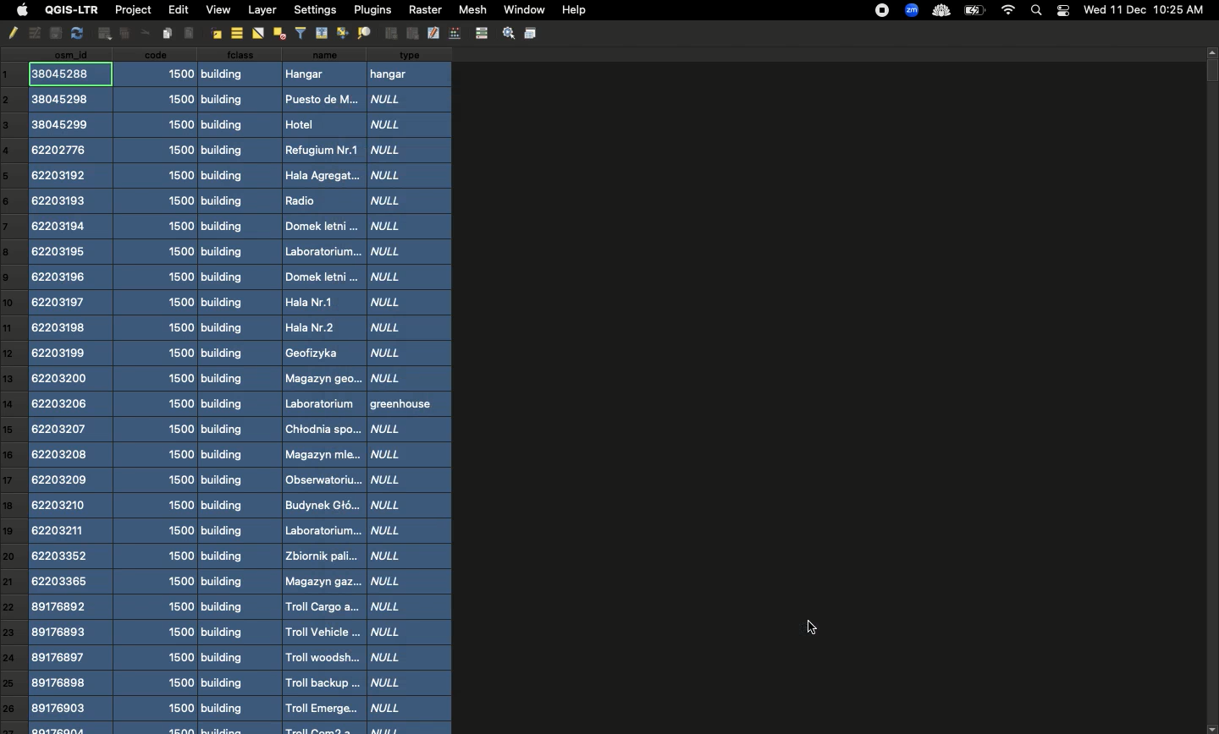 This screenshot has width=1219, height=734. Describe the element at coordinates (176, 9) in the screenshot. I see `Edit` at that location.